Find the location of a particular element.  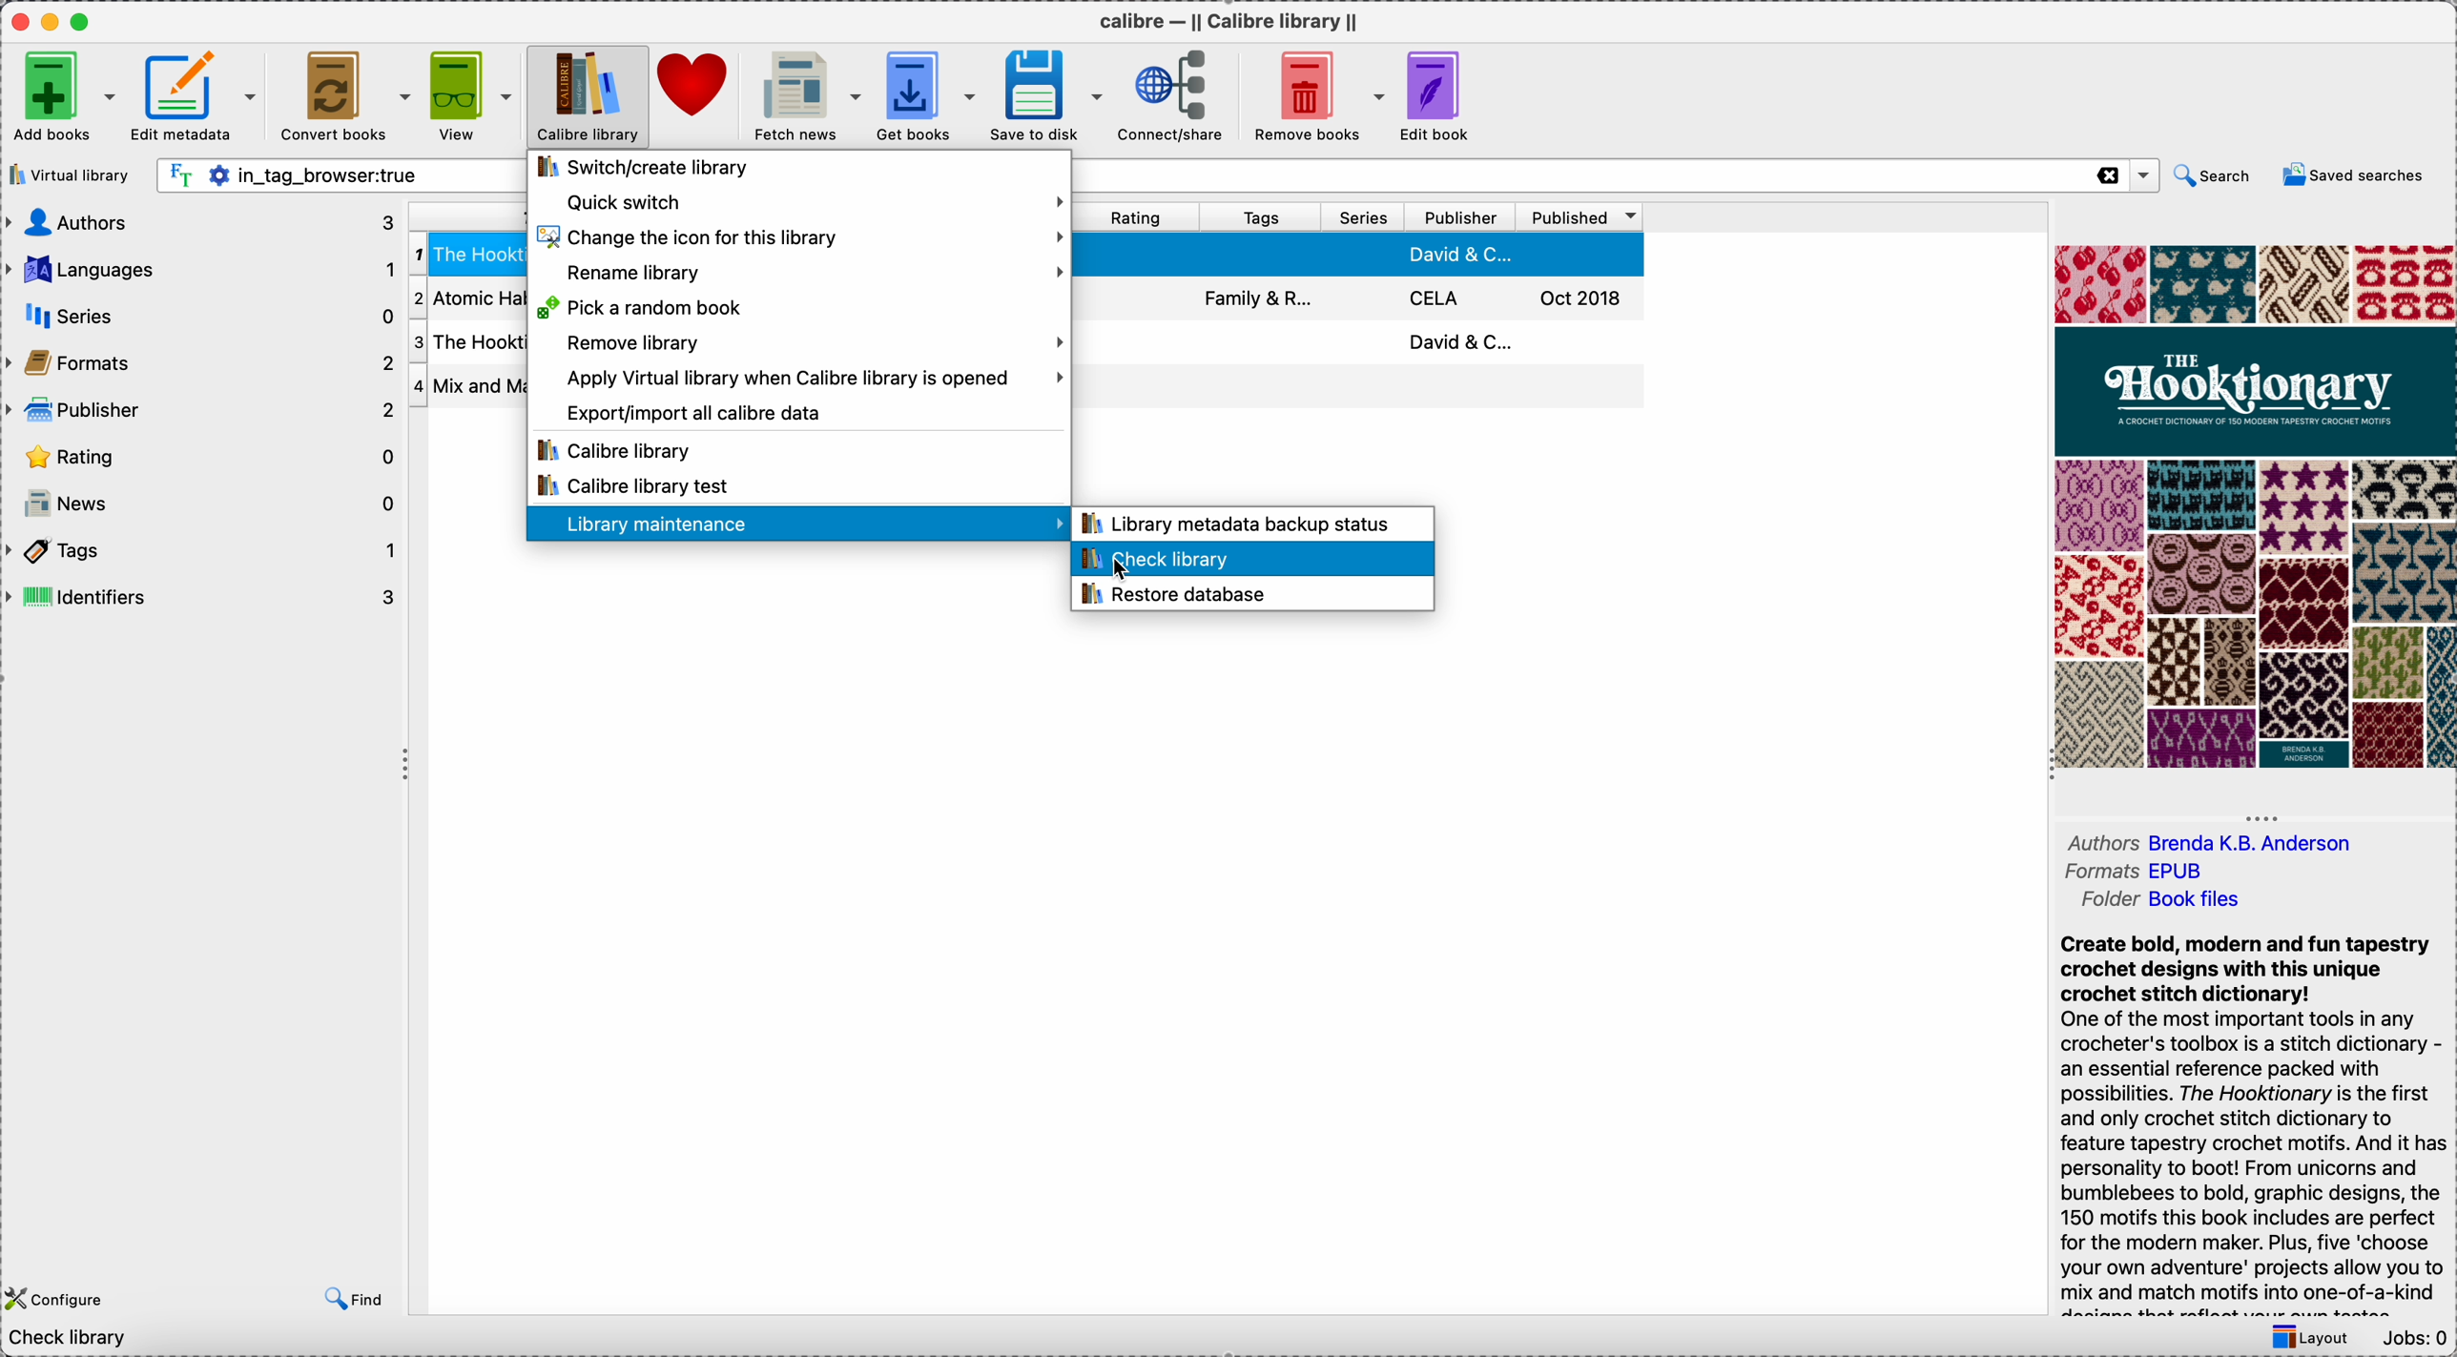

quick switch is located at coordinates (809, 203).